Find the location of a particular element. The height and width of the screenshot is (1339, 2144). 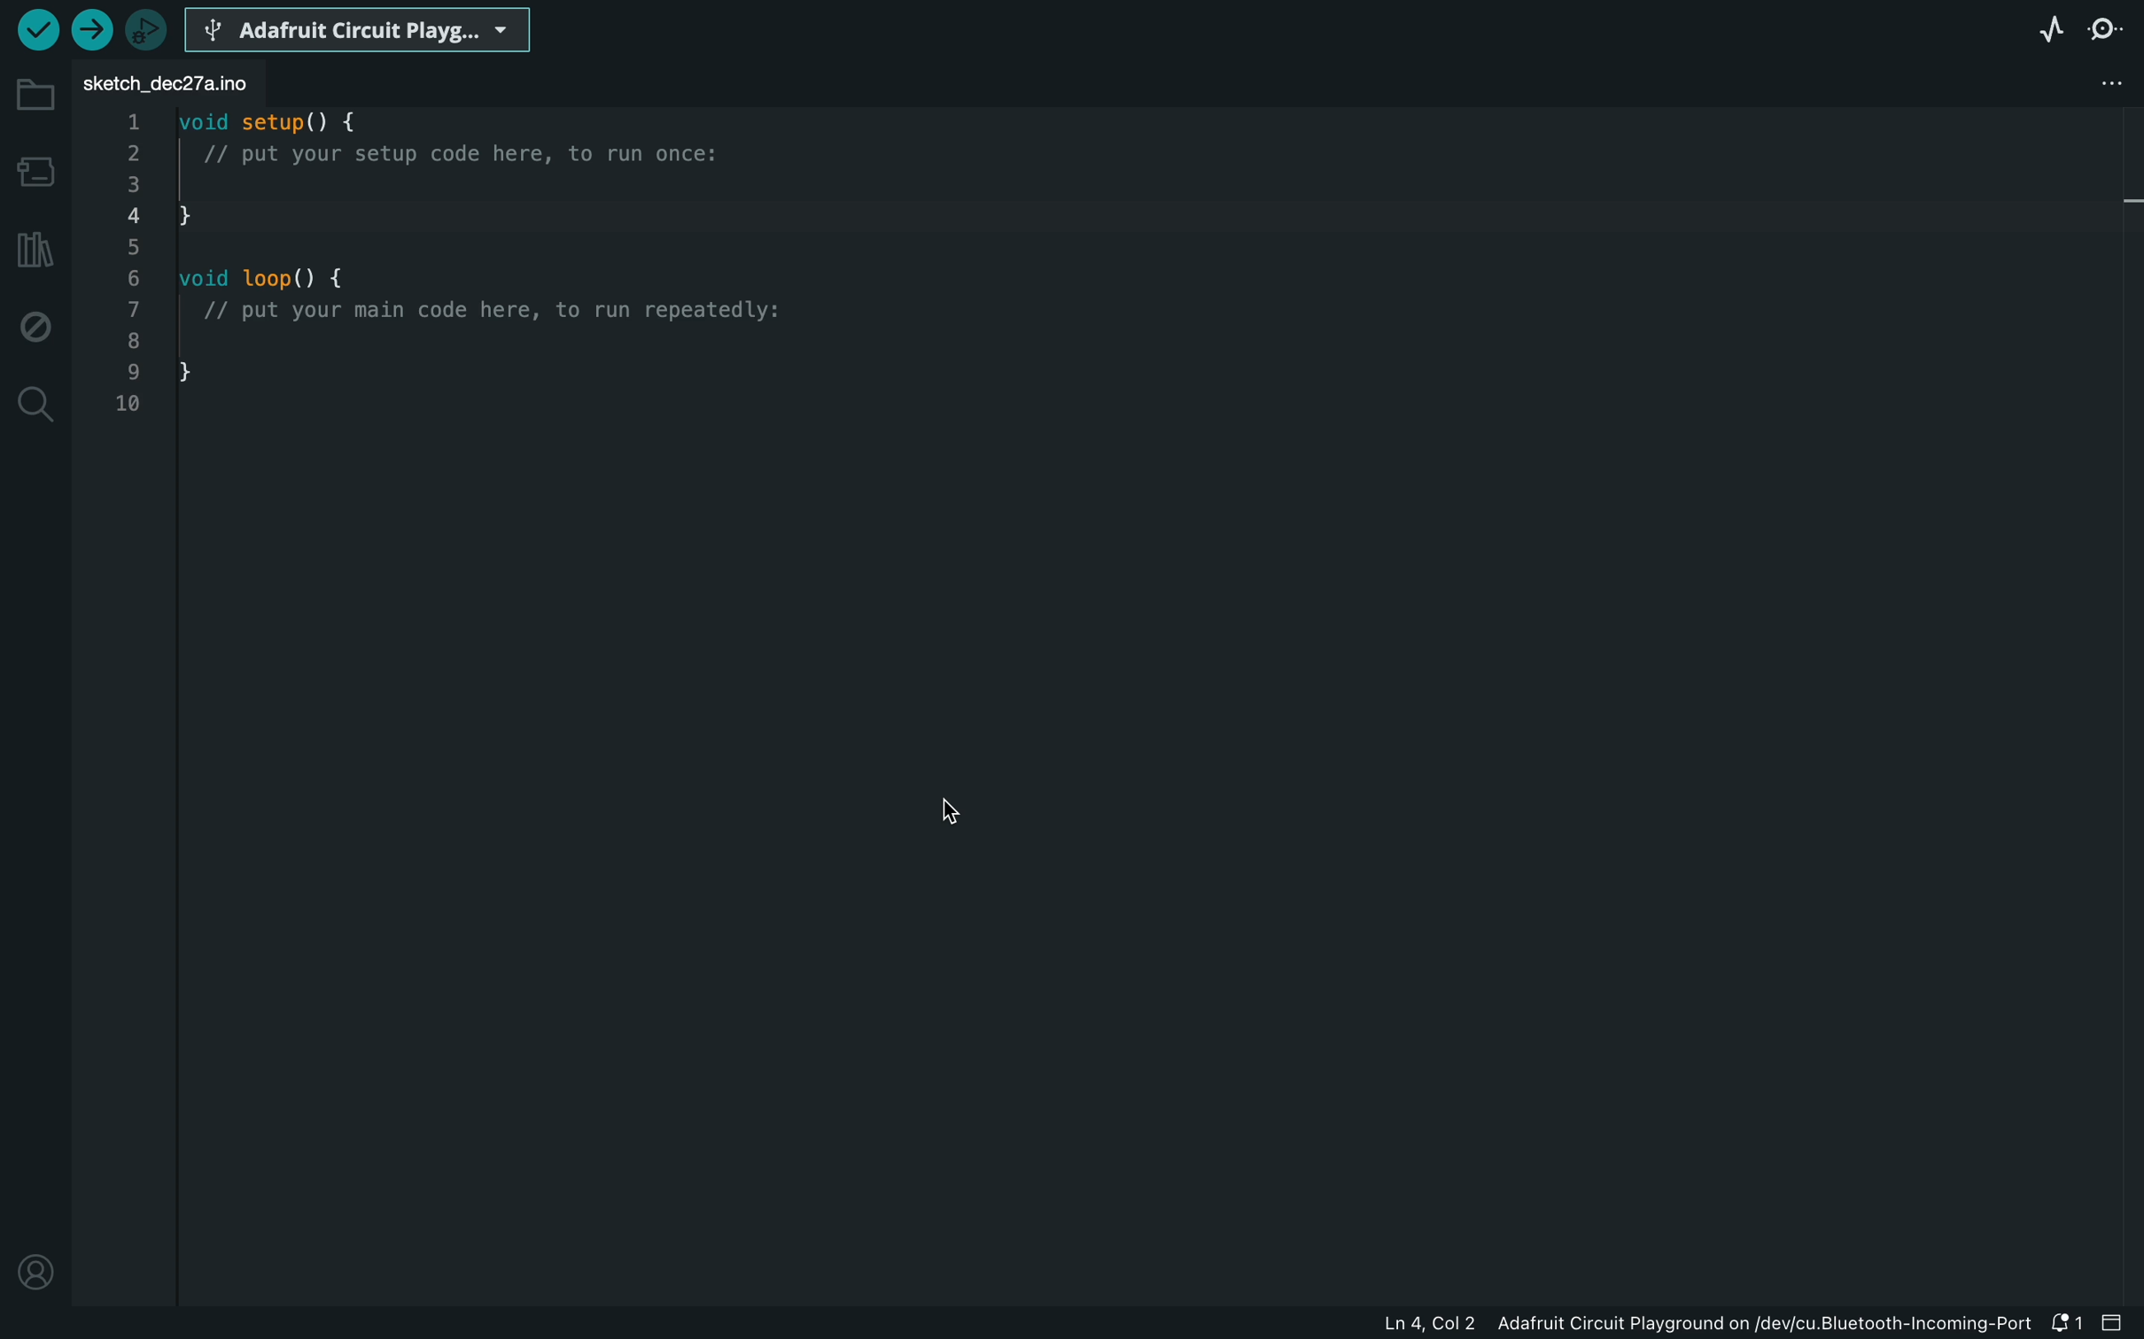

file information is located at coordinates (1683, 1322).